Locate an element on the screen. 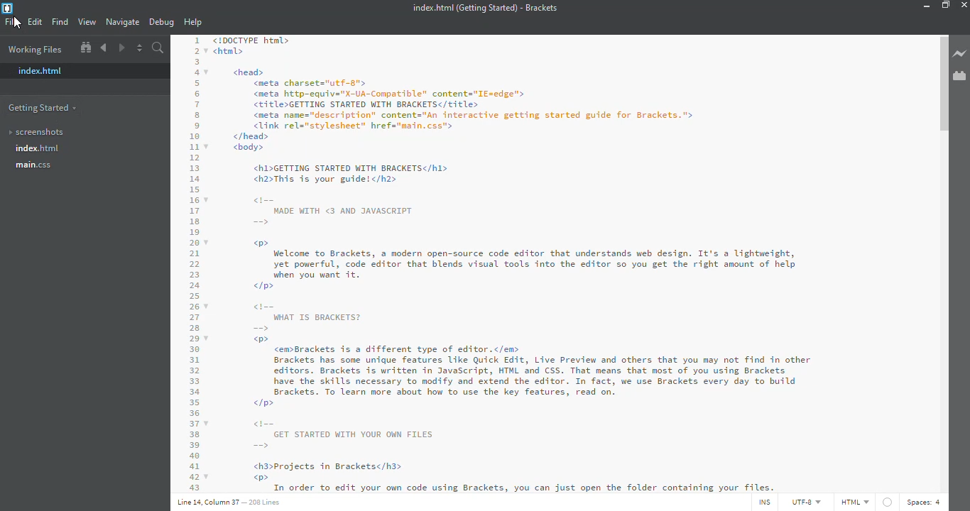 The height and width of the screenshot is (511, 970). spaces is located at coordinates (927, 502).